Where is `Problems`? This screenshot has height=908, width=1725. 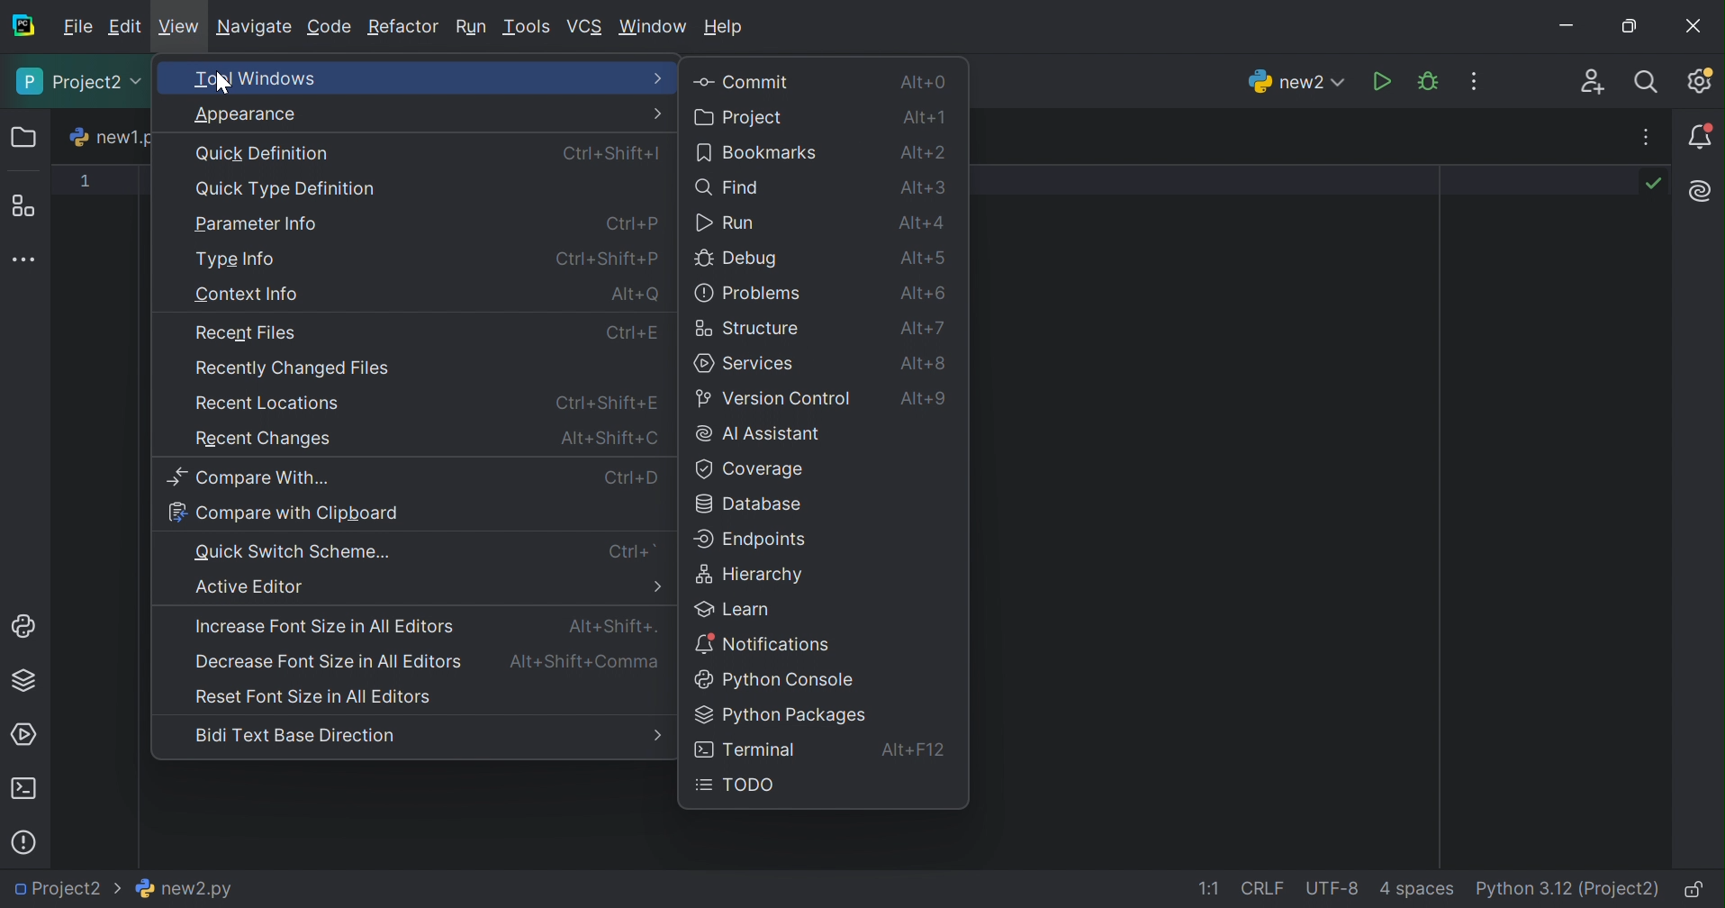
Problems is located at coordinates (26, 841).